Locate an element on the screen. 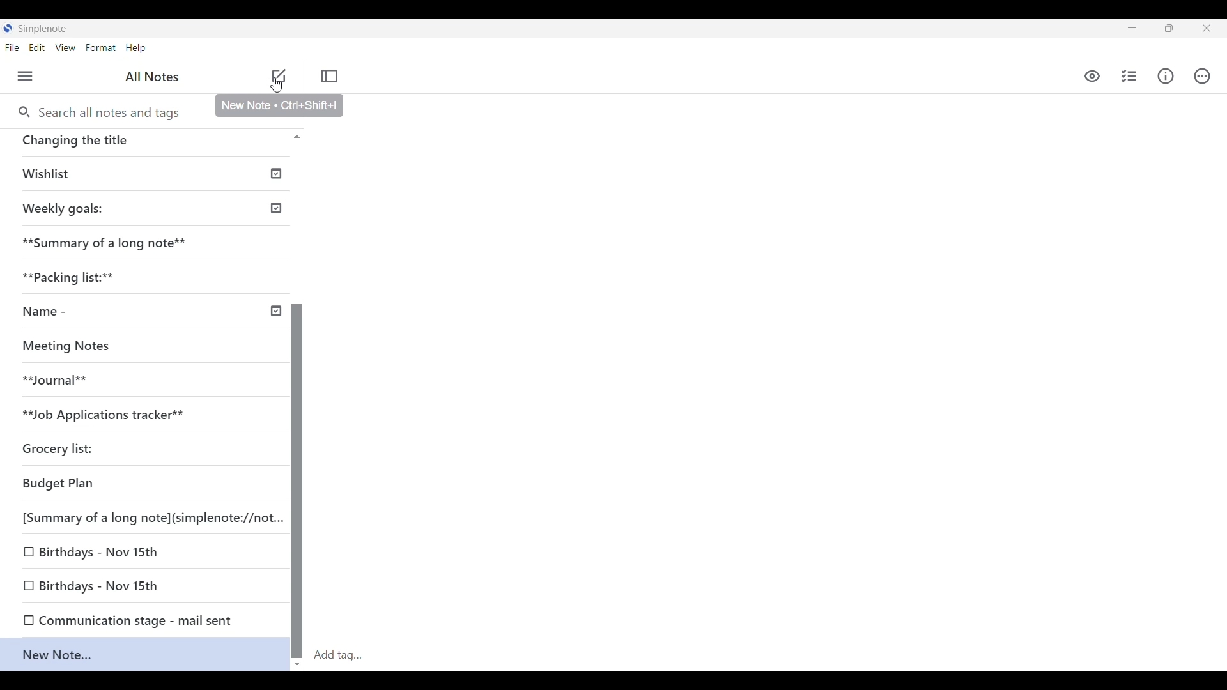  Checkbox is located at coordinates (27, 584).